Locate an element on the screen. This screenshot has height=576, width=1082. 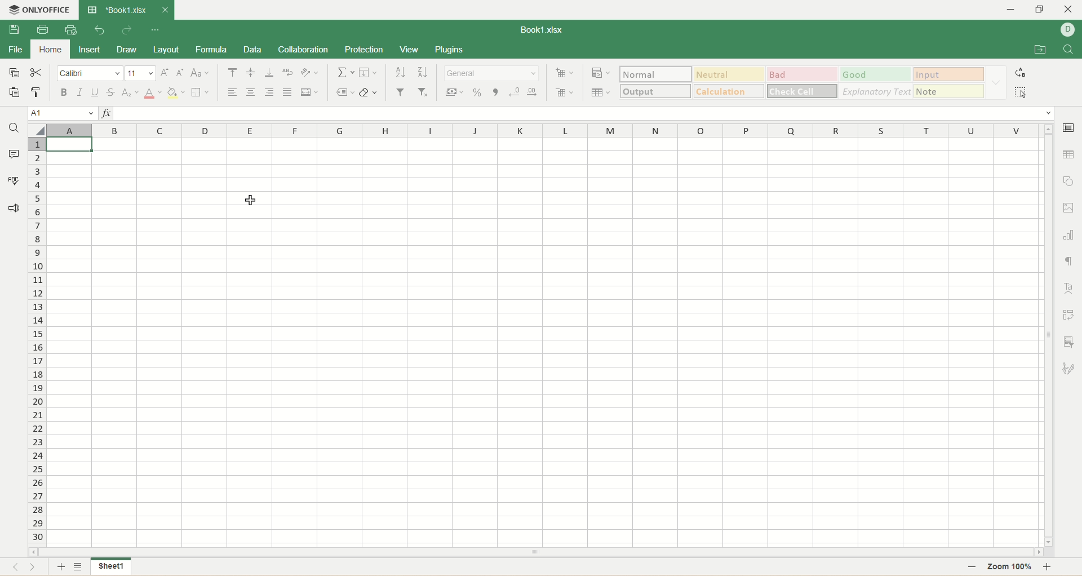
add sheet is located at coordinates (59, 566).